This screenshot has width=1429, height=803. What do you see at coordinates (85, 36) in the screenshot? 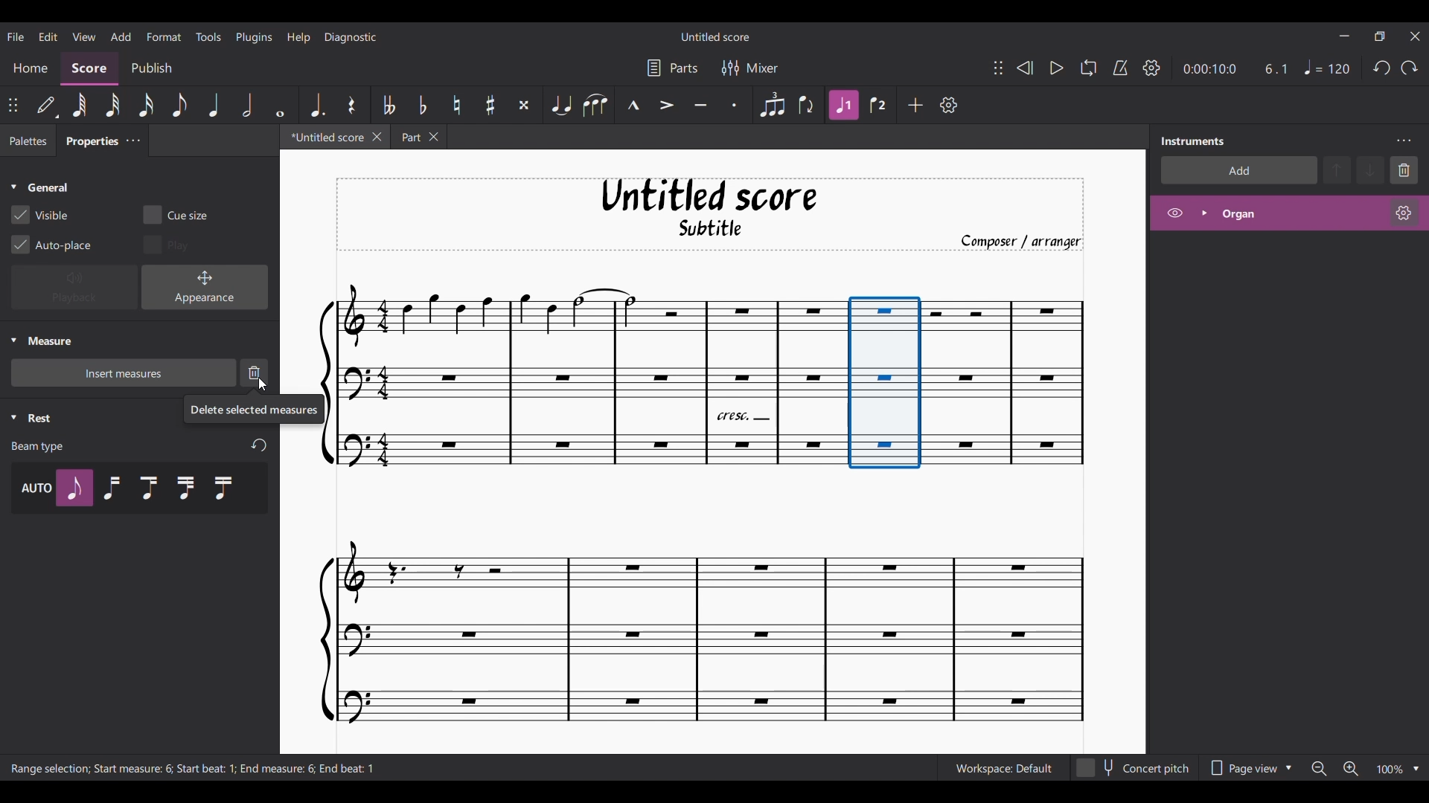
I see `View menu` at bounding box center [85, 36].